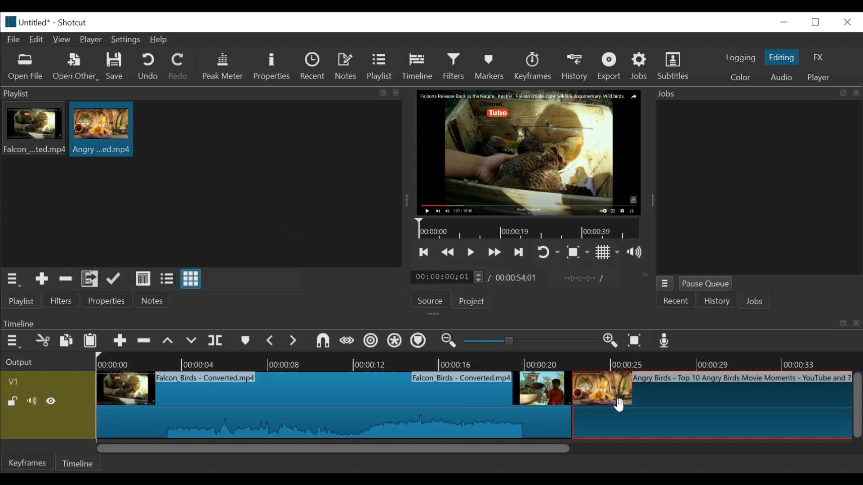 This screenshot has height=485, width=863. Describe the element at coordinates (116, 281) in the screenshot. I see `update` at that location.